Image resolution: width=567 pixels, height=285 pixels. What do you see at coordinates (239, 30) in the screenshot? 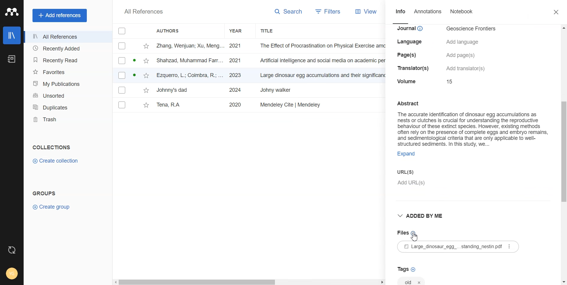
I see `Year` at bounding box center [239, 30].